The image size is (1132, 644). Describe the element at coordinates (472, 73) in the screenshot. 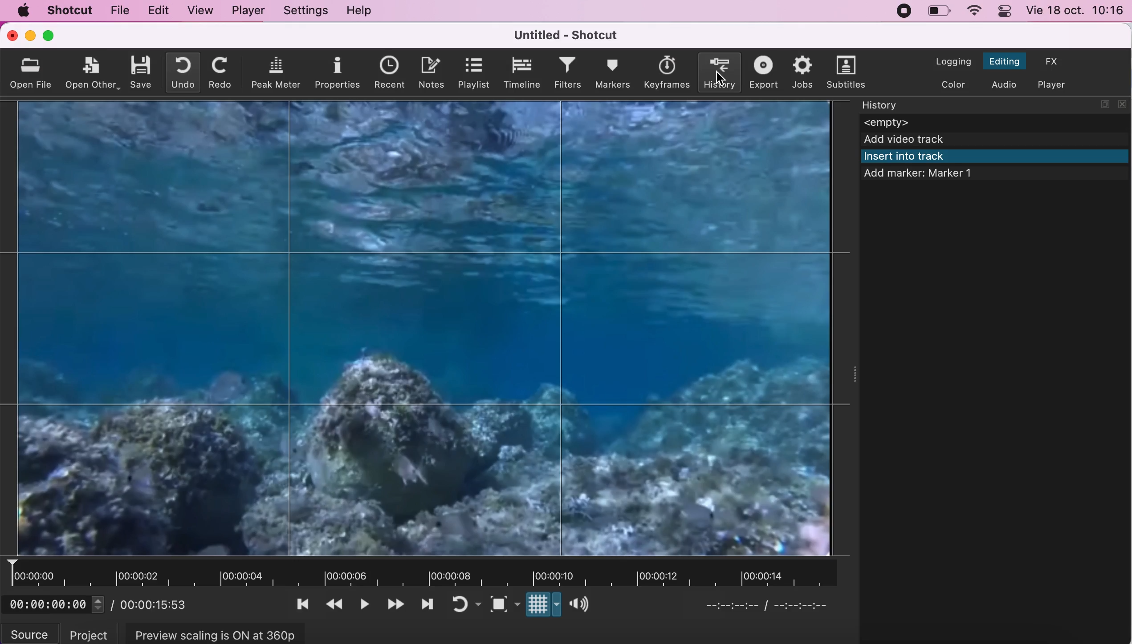

I see `playlist` at that location.